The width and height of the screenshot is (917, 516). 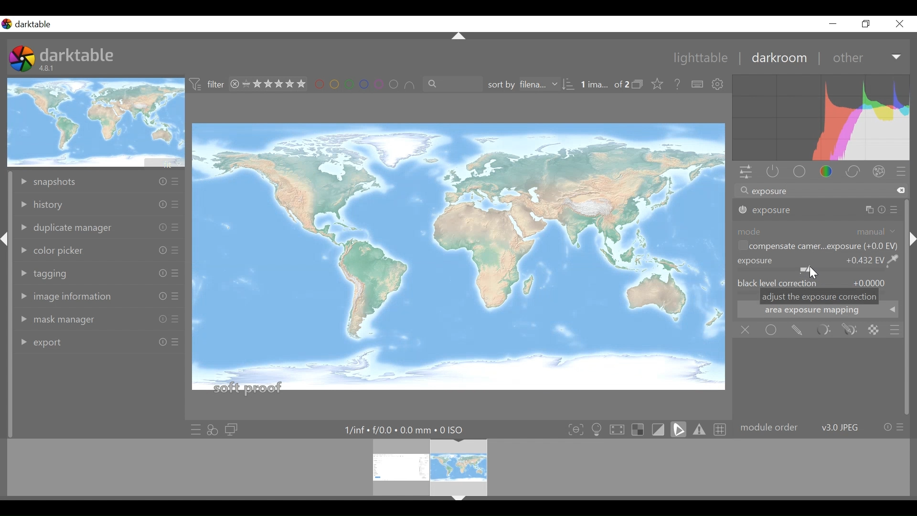 What do you see at coordinates (175, 345) in the screenshot?
I see `` at bounding box center [175, 345].